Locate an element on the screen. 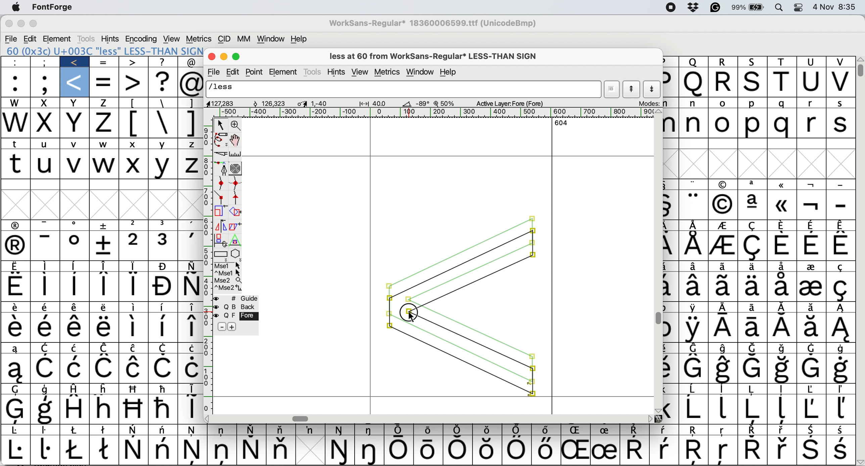  [ is located at coordinates (135, 103).